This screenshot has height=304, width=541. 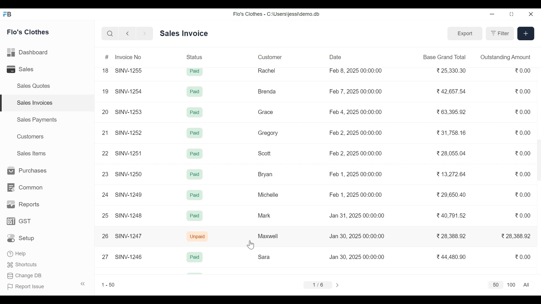 I want to click on 42,657.54, so click(x=452, y=91).